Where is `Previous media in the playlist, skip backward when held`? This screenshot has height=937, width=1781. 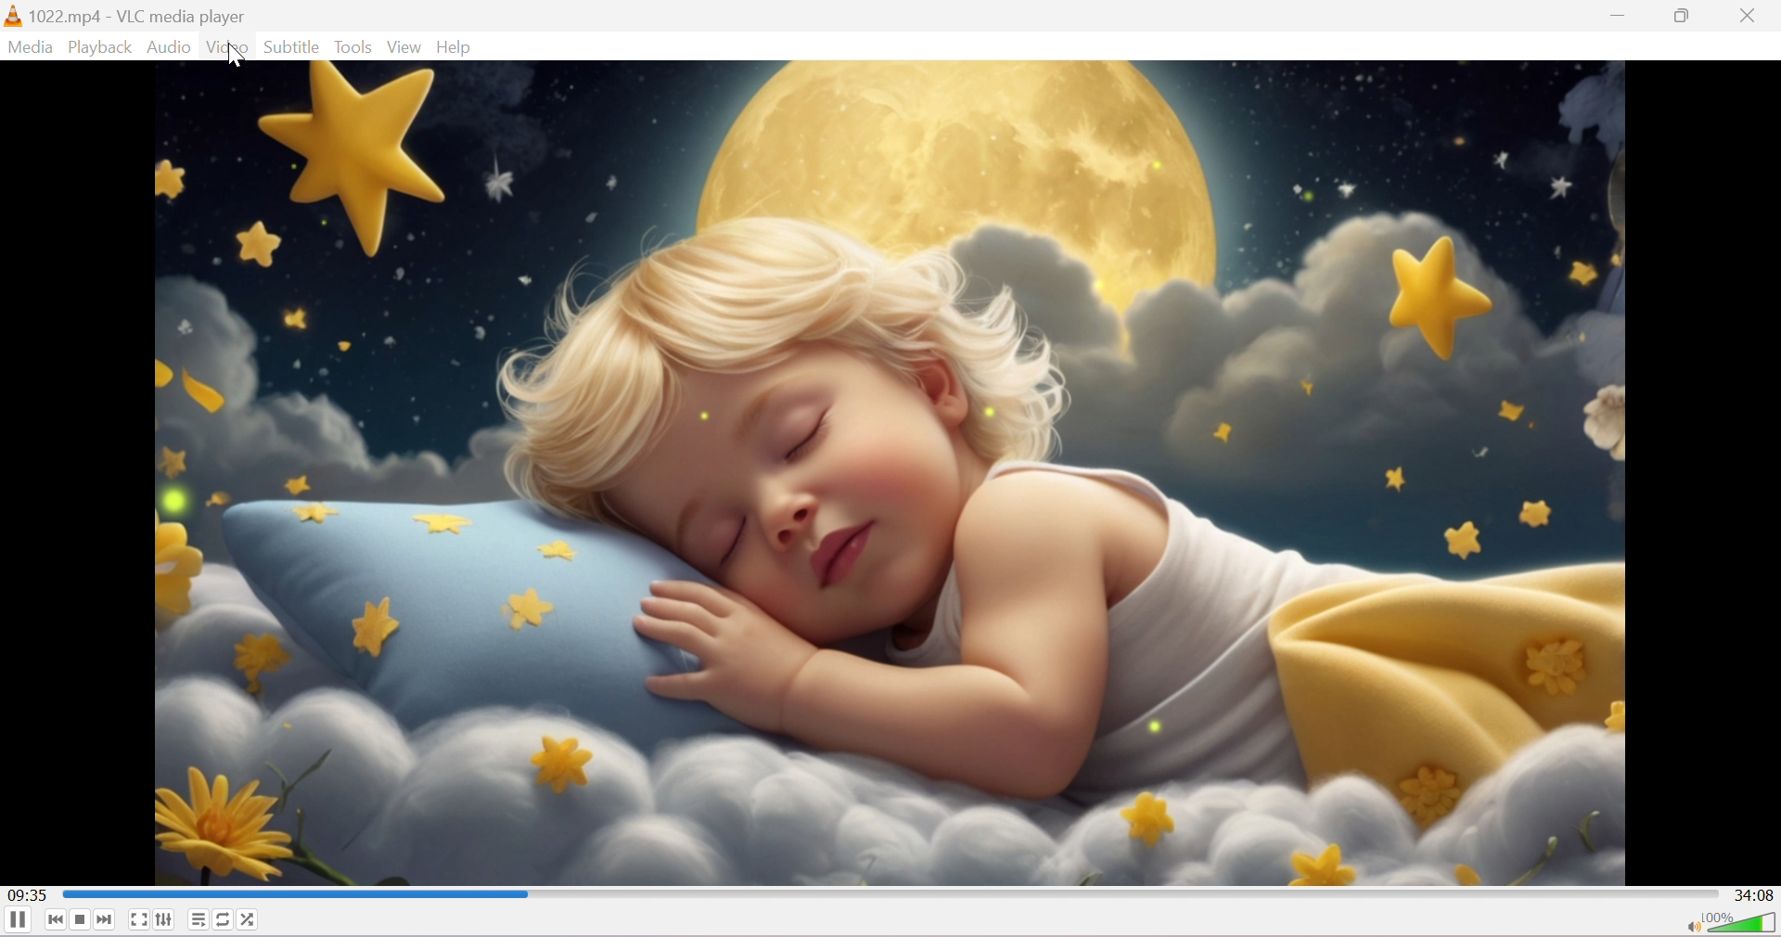 Previous media in the playlist, skip backward when held is located at coordinates (53, 922).